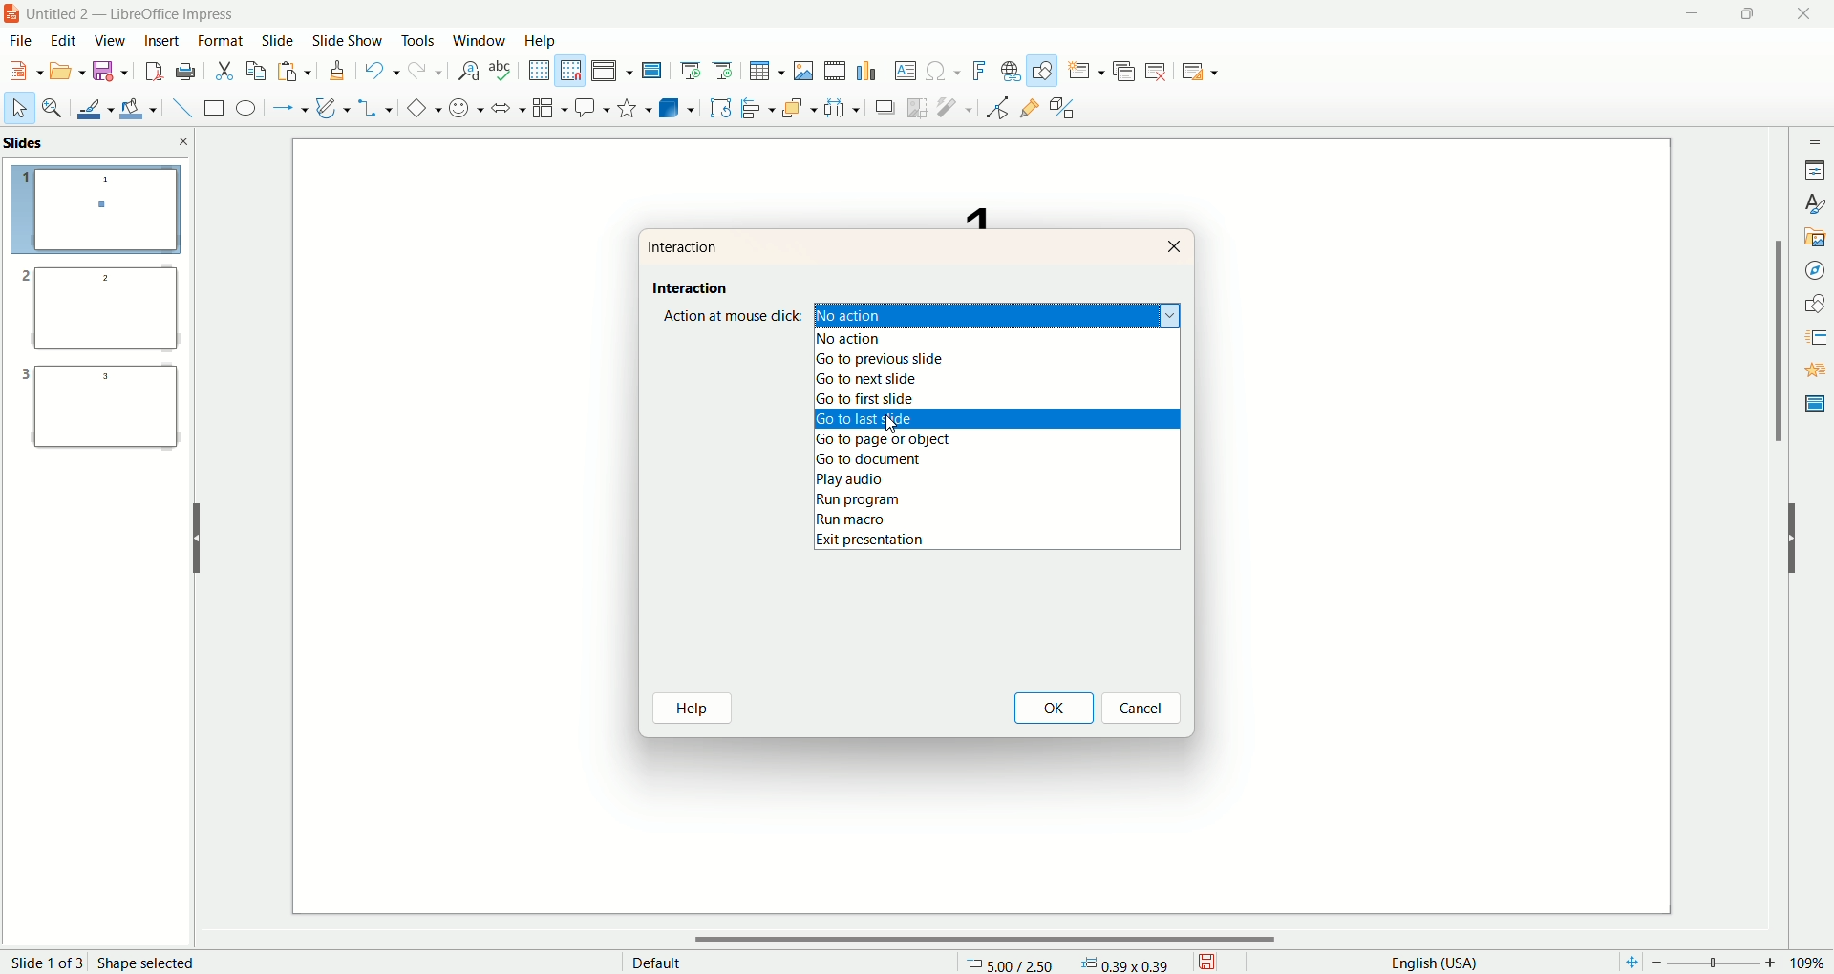  What do you see at coordinates (1802, 543) in the screenshot?
I see `hide` at bounding box center [1802, 543].